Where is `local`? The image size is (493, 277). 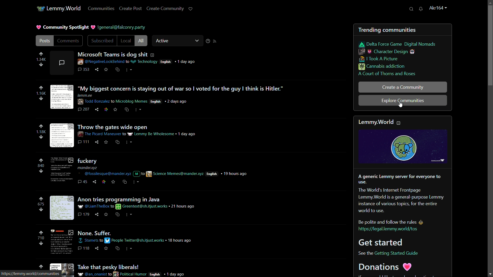 local is located at coordinates (126, 41).